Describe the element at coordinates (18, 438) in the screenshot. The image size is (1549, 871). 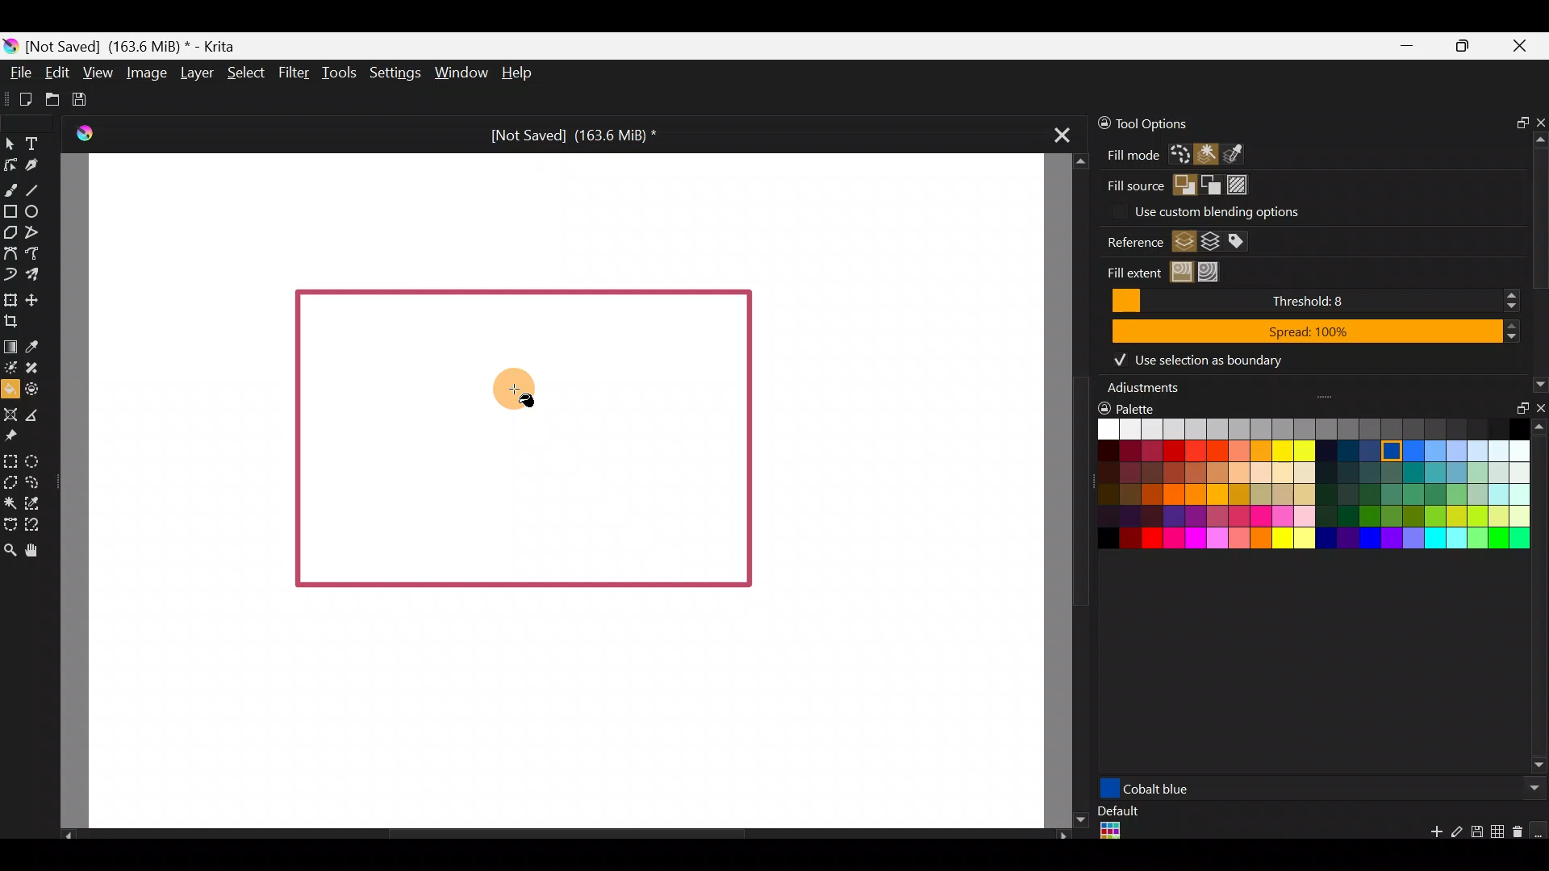
I see `Reference images tool` at that location.